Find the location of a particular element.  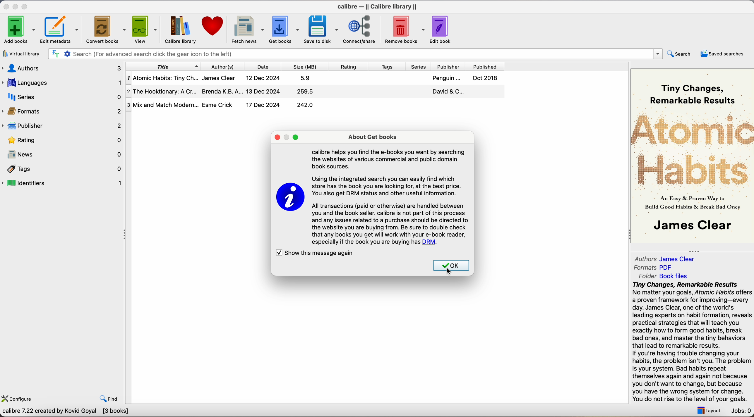

convert books is located at coordinates (107, 30).